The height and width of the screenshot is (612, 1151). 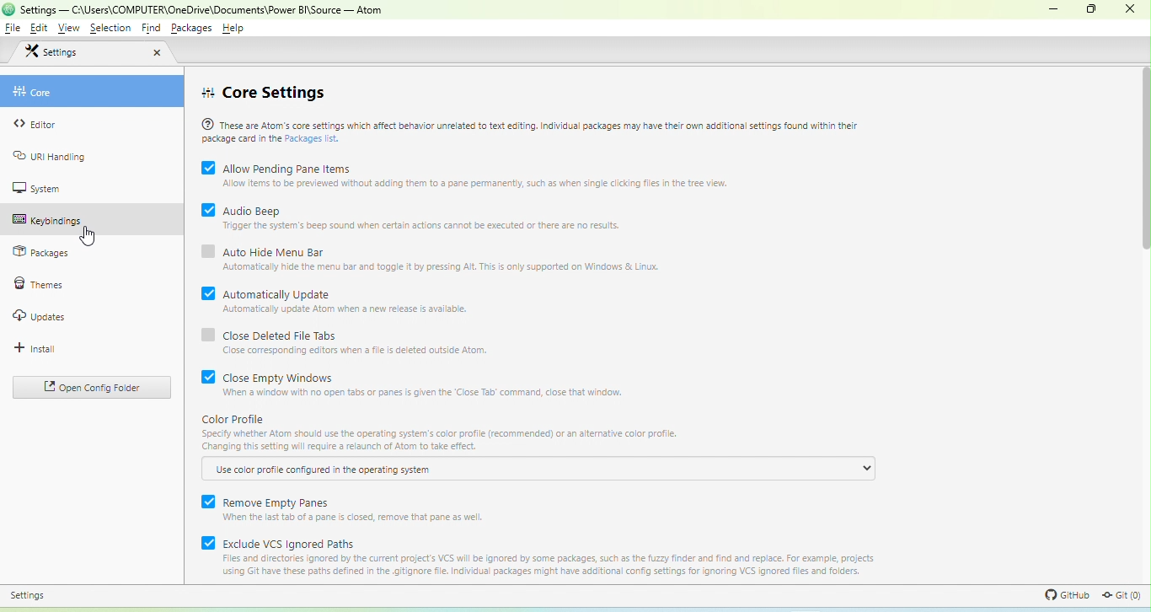 What do you see at coordinates (151, 28) in the screenshot?
I see `find menu` at bounding box center [151, 28].